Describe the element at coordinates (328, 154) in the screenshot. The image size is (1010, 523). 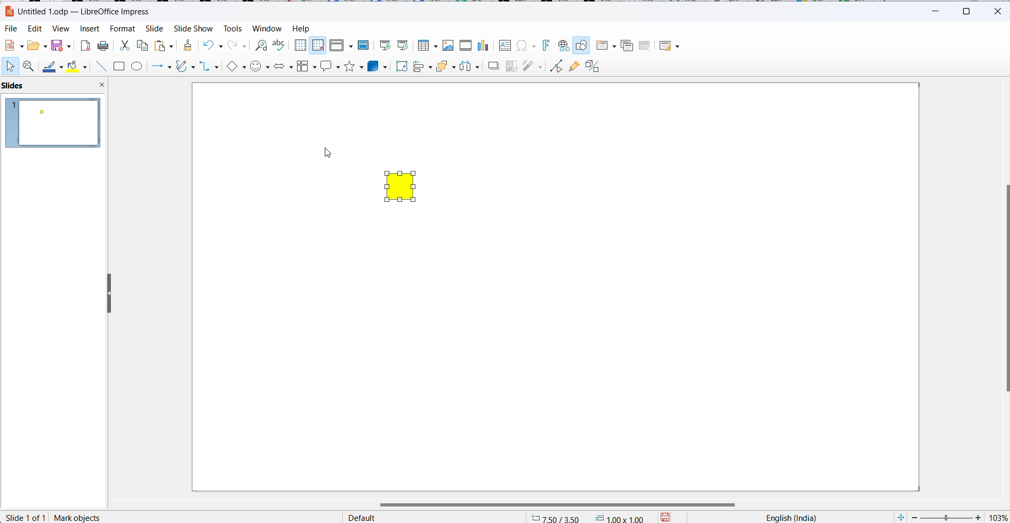
I see `cursor` at that location.